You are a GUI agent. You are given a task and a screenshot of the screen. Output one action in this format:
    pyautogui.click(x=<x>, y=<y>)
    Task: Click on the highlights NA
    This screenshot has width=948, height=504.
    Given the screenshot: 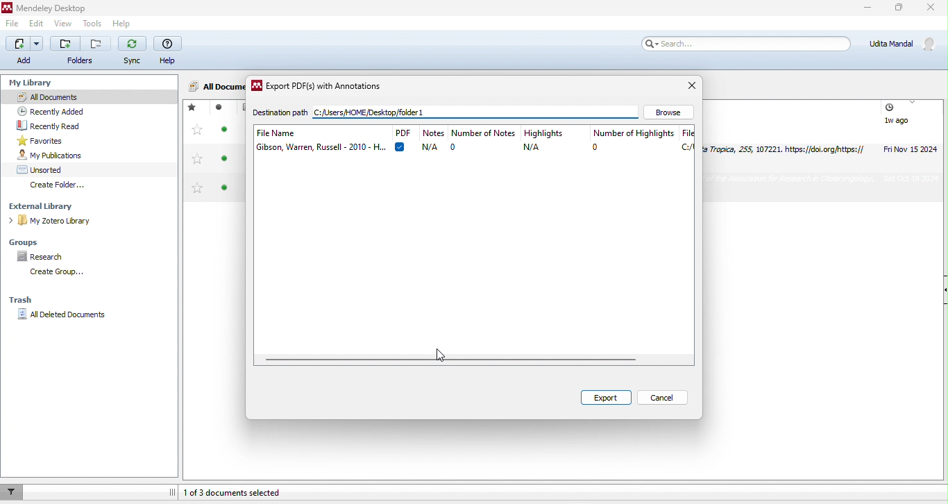 What is the action you would take?
    pyautogui.click(x=552, y=140)
    